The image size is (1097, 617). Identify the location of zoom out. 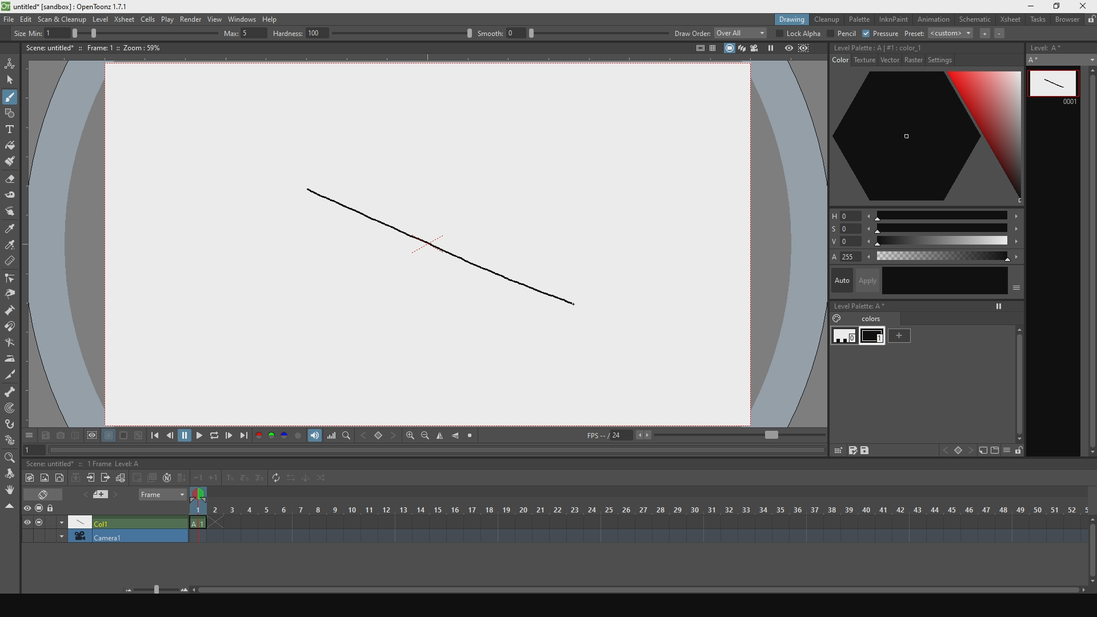
(426, 436).